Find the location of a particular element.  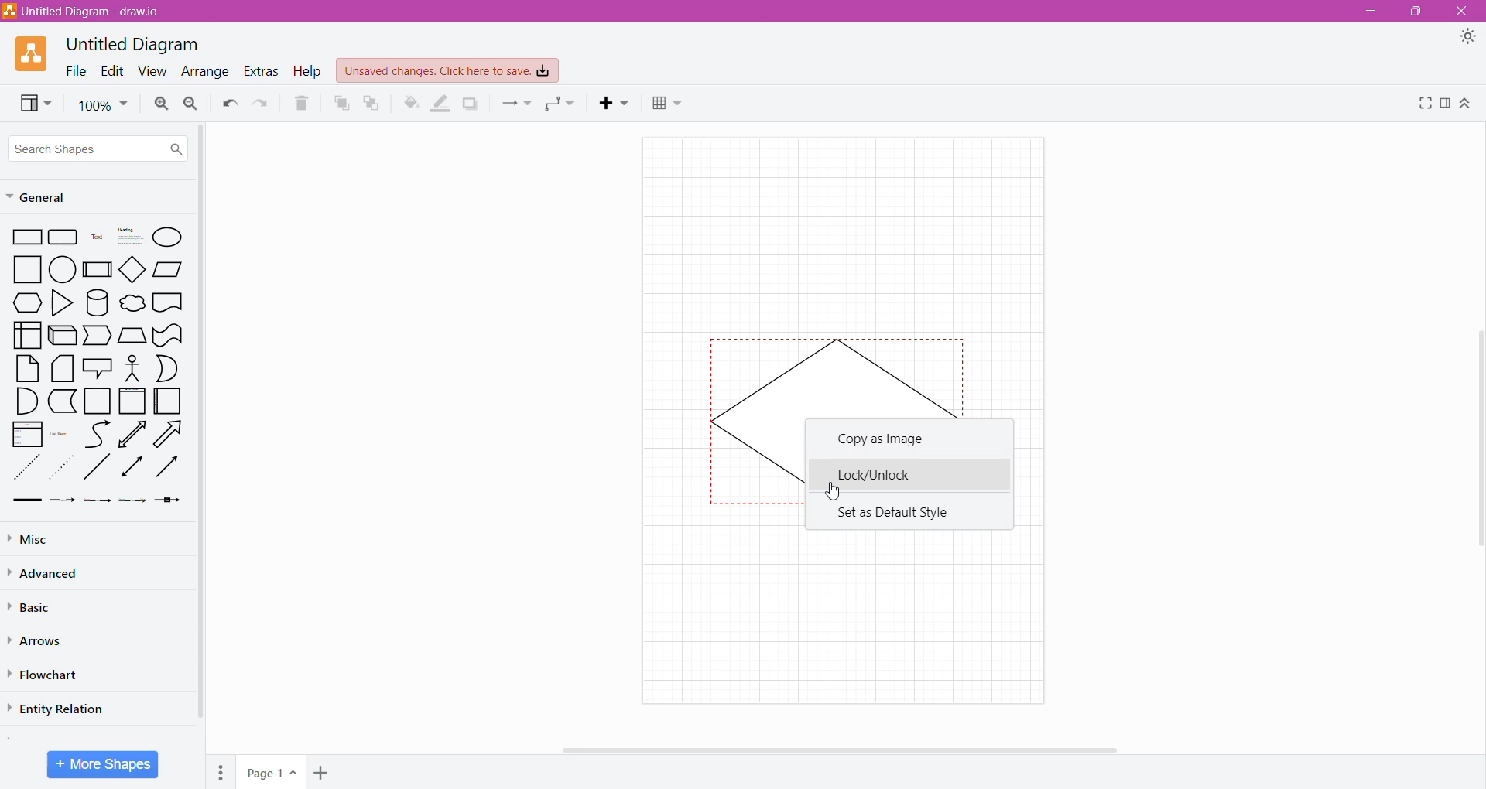

Insert is located at coordinates (617, 103).